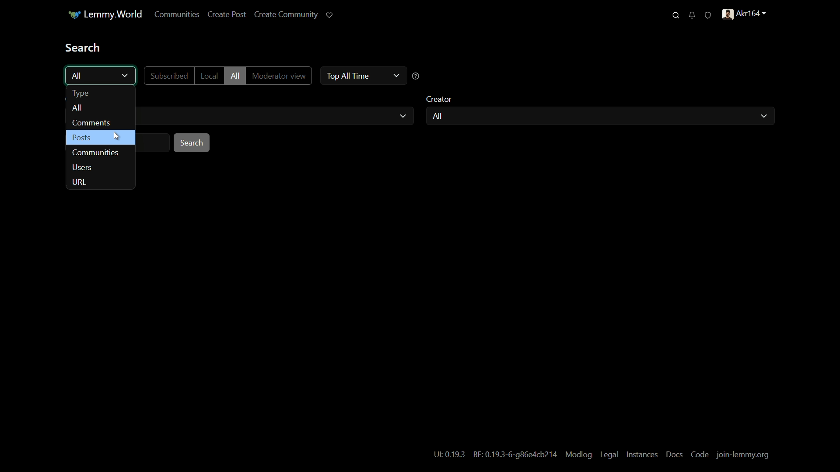 Image resolution: width=840 pixels, height=472 pixels. What do you see at coordinates (692, 15) in the screenshot?
I see `unread notifications` at bounding box center [692, 15].